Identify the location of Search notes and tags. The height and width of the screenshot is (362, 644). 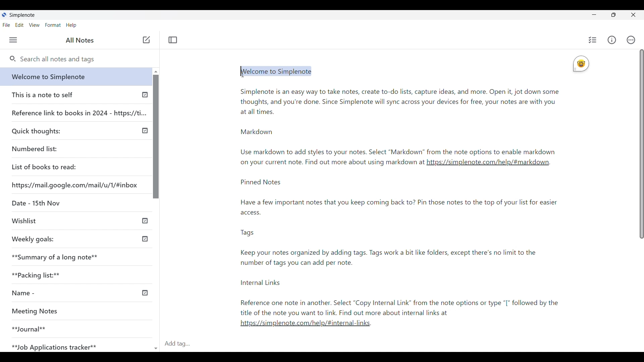
(84, 60).